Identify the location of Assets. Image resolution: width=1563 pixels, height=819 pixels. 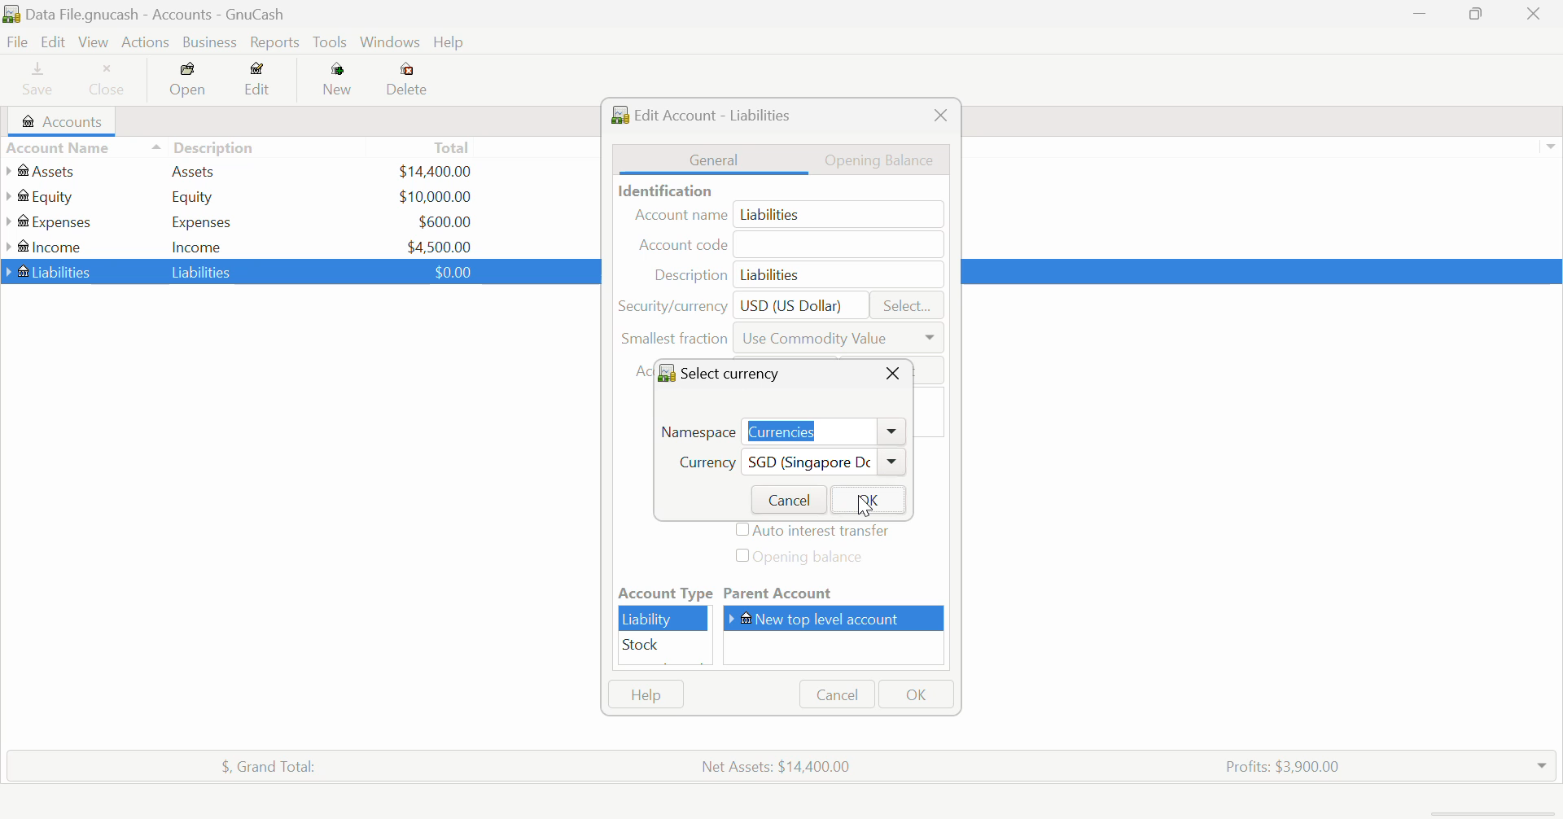
(194, 170).